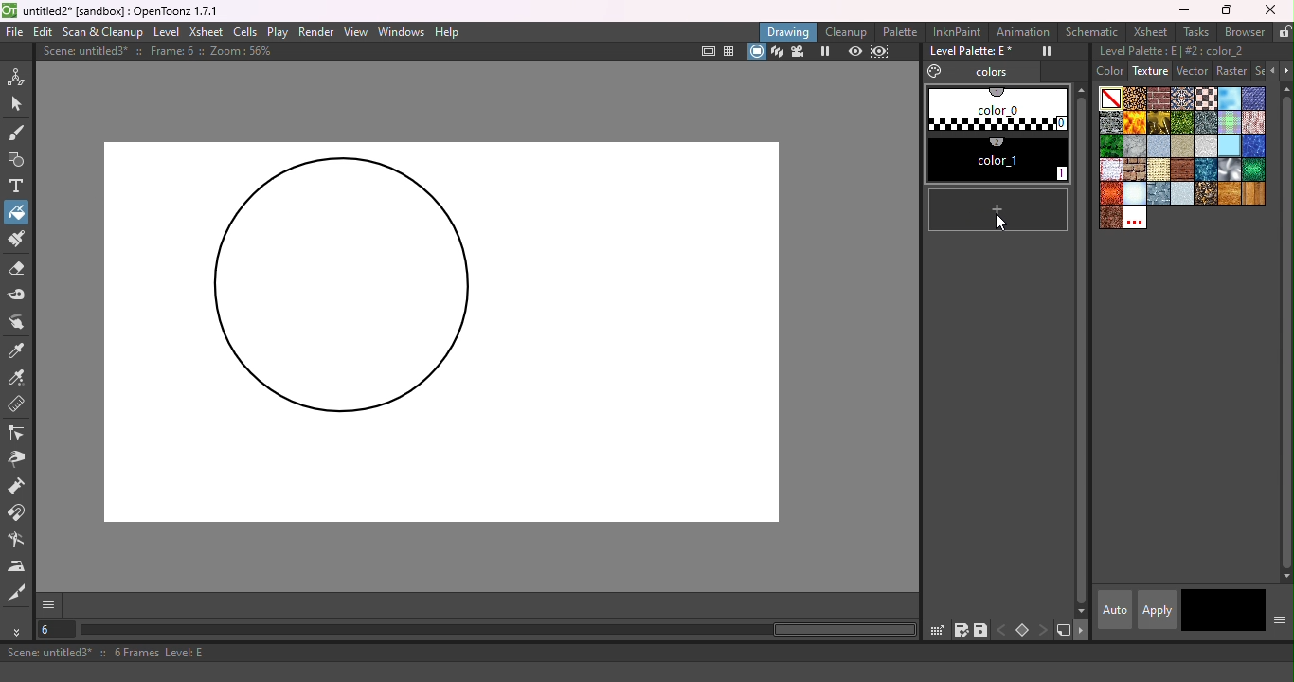 Image resolution: width=1294 pixels, height=682 pixels. What do you see at coordinates (19, 566) in the screenshot?
I see `Iron tool` at bounding box center [19, 566].